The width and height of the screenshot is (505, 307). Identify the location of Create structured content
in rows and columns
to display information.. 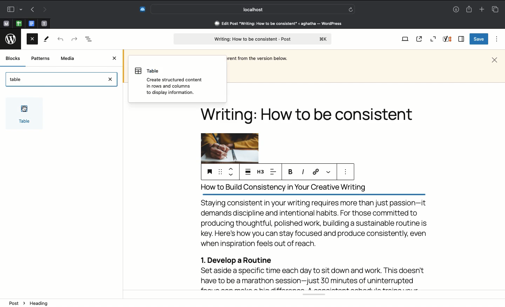
(170, 81).